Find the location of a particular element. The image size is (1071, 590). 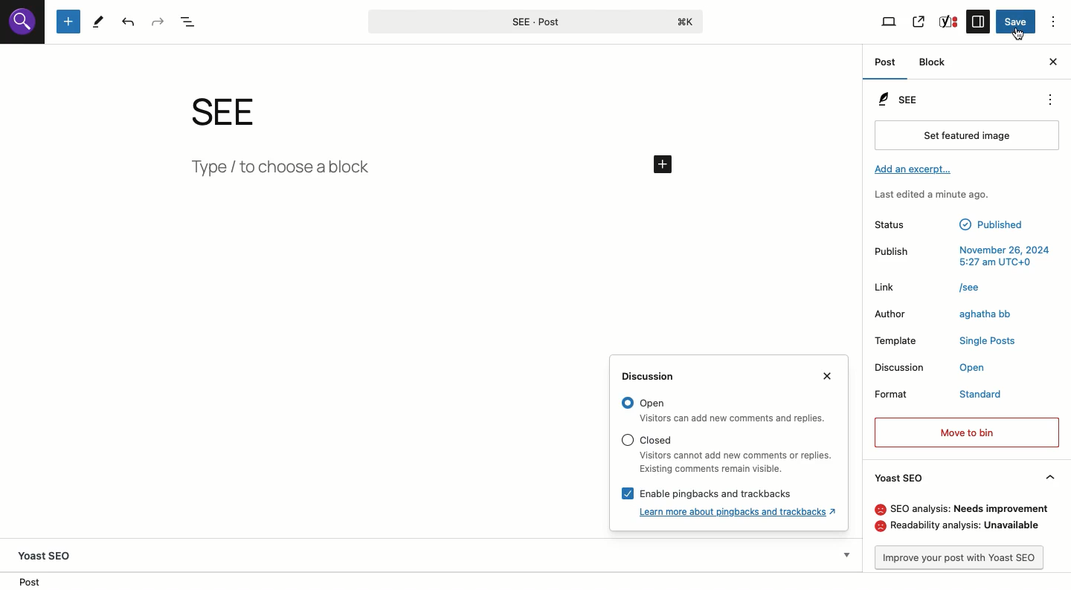

Location  is located at coordinates (32, 581).